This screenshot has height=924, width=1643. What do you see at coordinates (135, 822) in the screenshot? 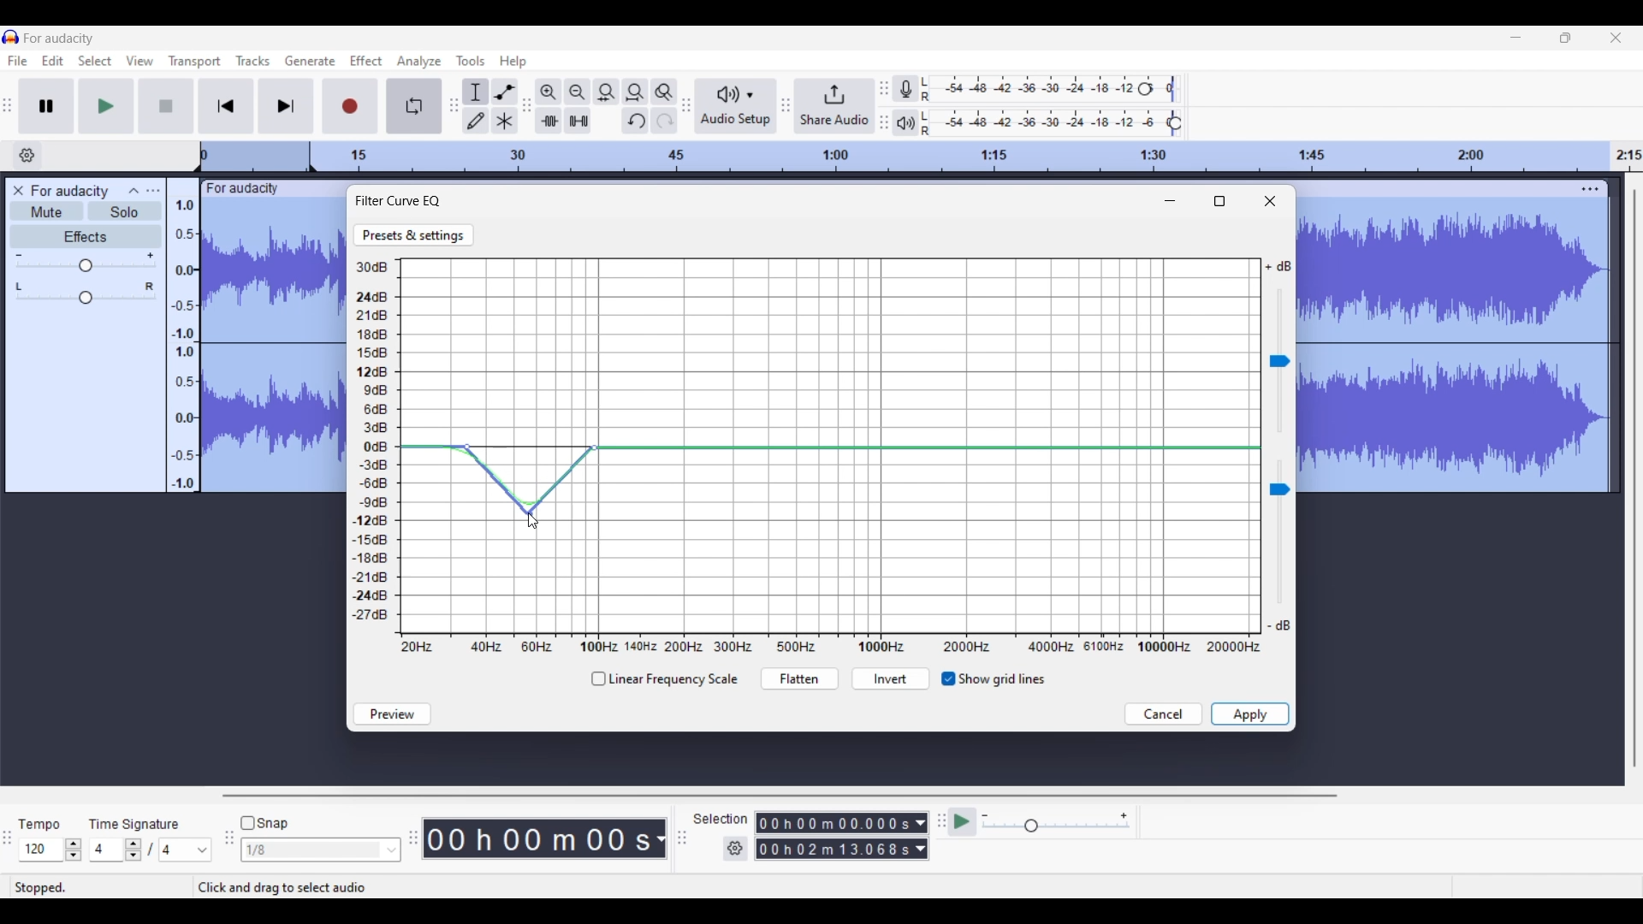
I see `TIme signature` at bounding box center [135, 822].